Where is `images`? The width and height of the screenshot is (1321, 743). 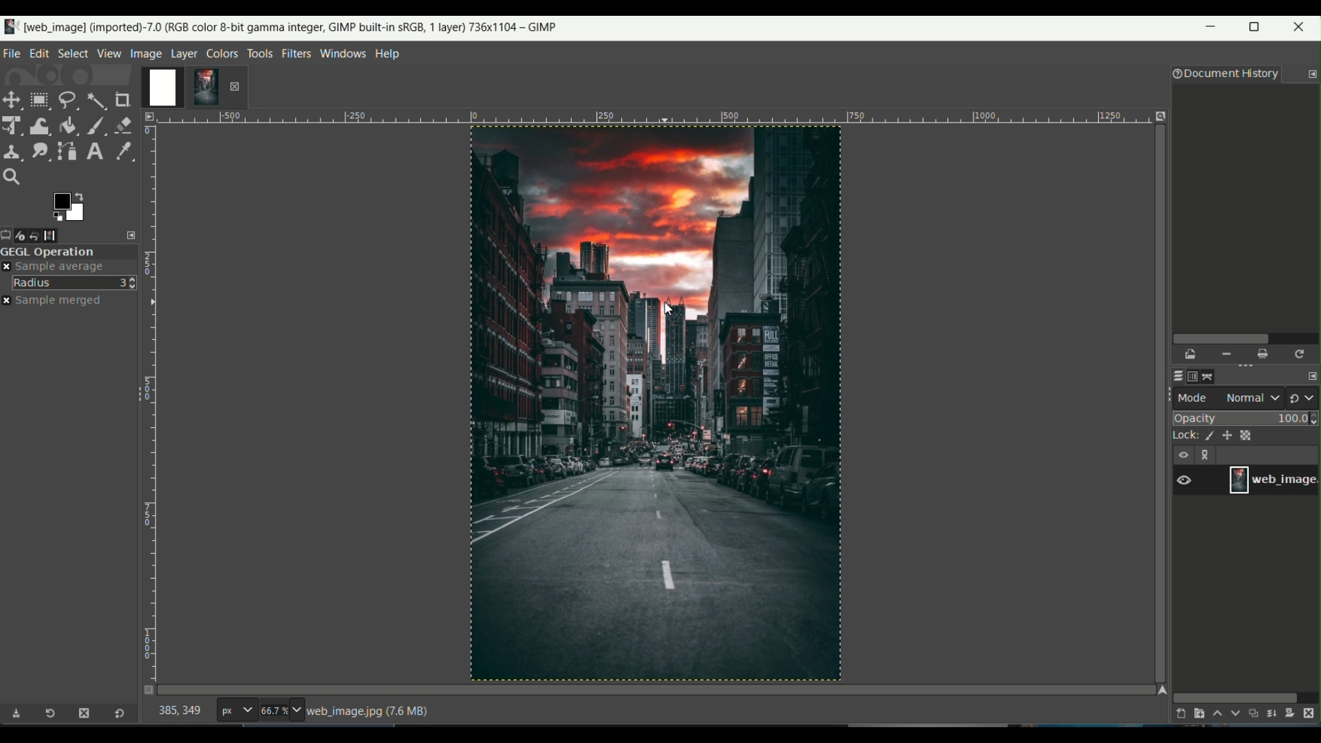 images is located at coordinates (60, 235).